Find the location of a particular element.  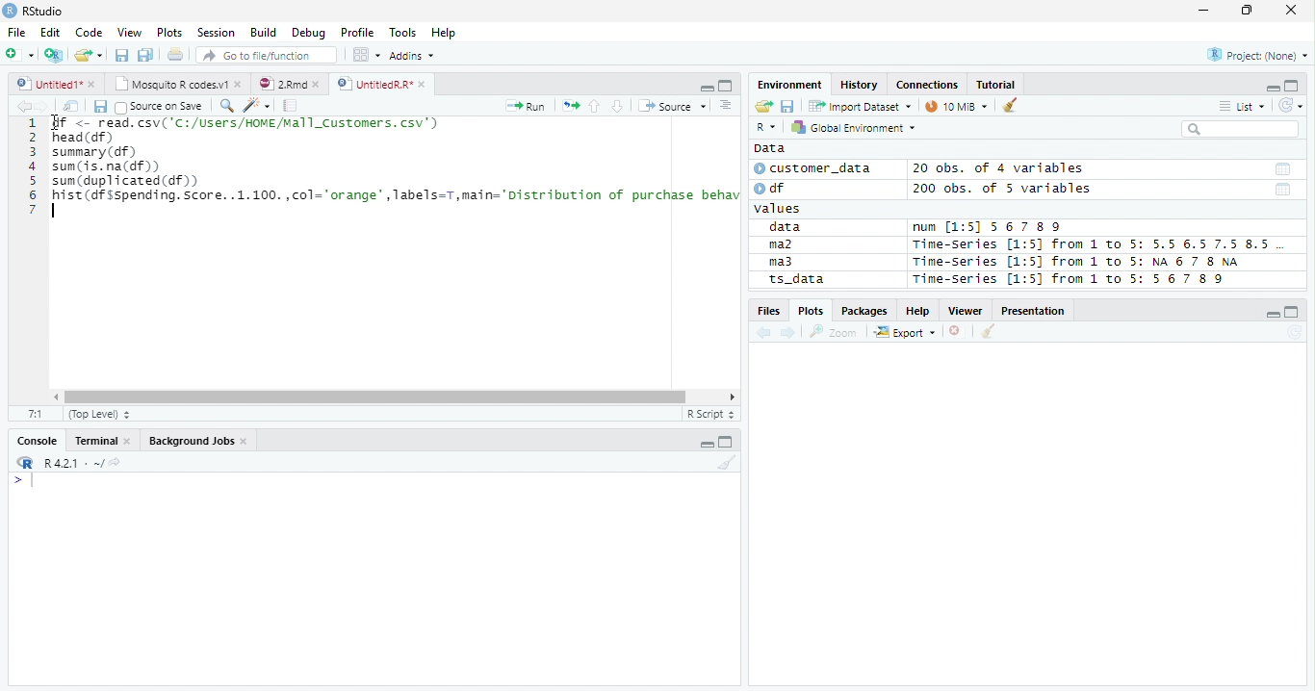

Profile is located at coordinates (356, 33).